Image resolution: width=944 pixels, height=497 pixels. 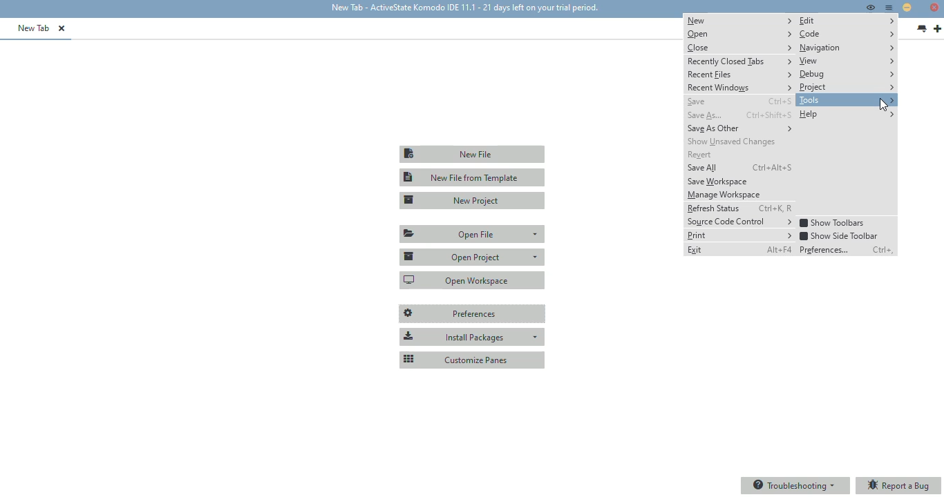 What do you see at coordinates (889, 8) in the screenshot?
I see `menu` at bounding box center [889, 8].